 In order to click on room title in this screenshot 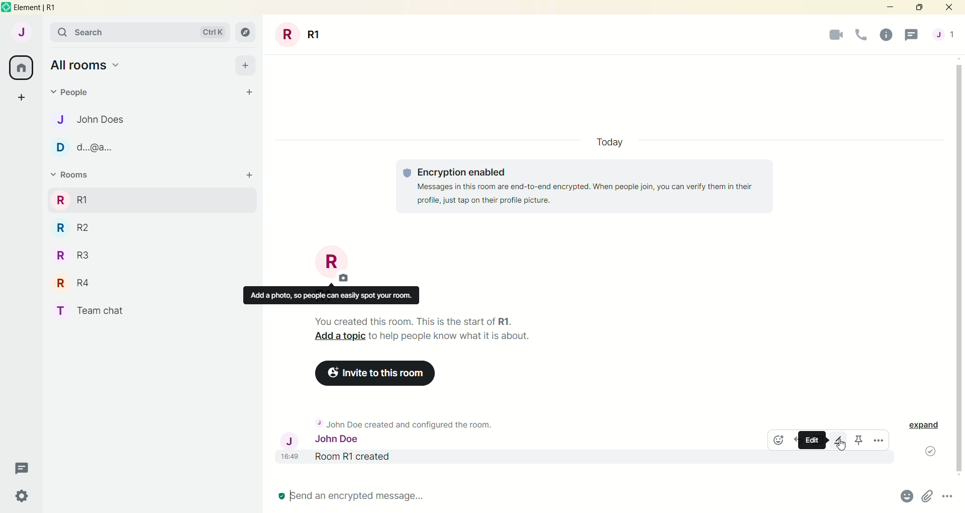, I will do `click(336, 267)`.